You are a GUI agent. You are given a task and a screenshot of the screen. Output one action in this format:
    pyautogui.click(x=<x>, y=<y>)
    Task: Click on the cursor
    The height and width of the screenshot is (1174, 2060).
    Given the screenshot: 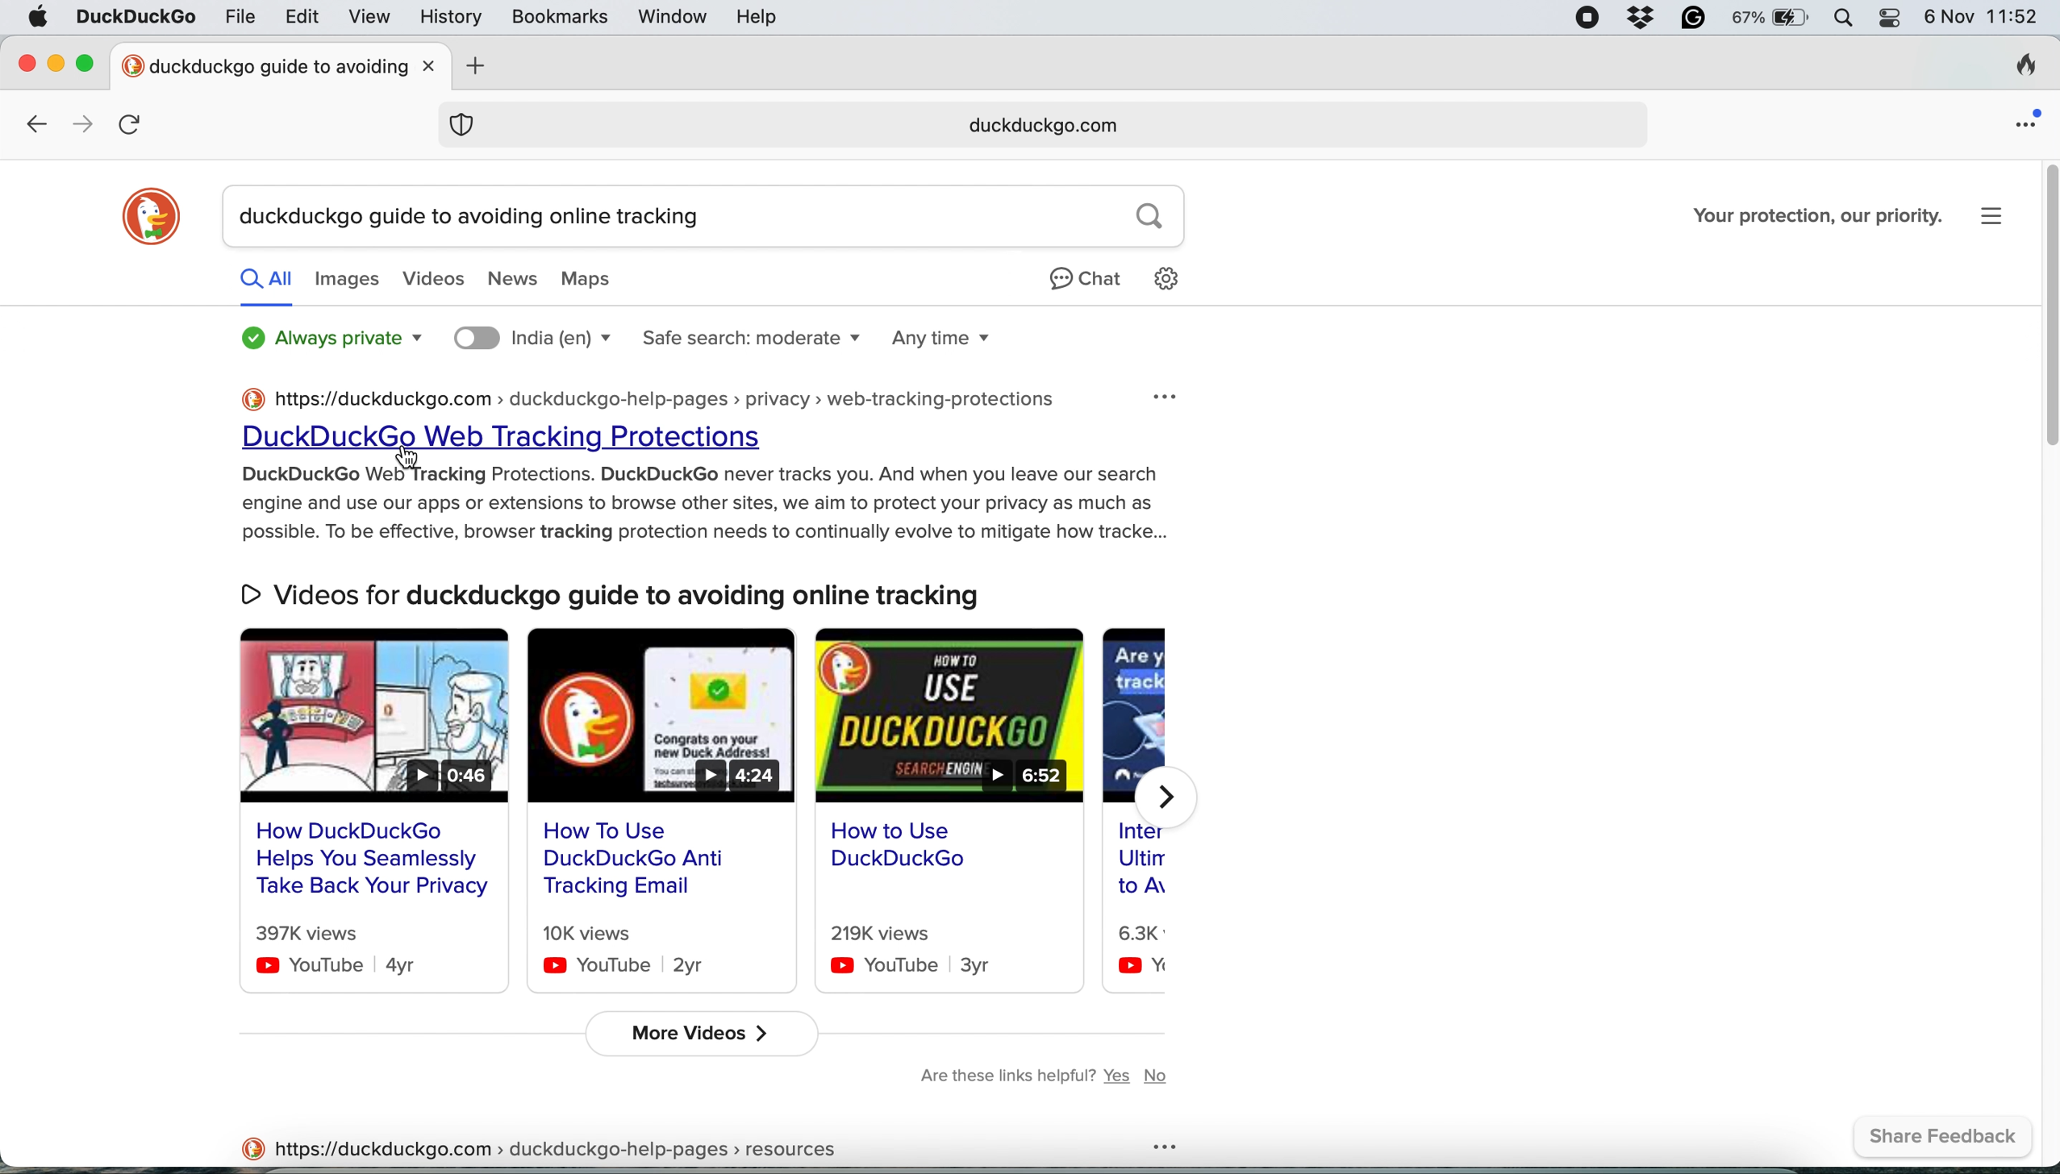 What is the action you would take?
    pyautogui.click(x=396, y=456)
    